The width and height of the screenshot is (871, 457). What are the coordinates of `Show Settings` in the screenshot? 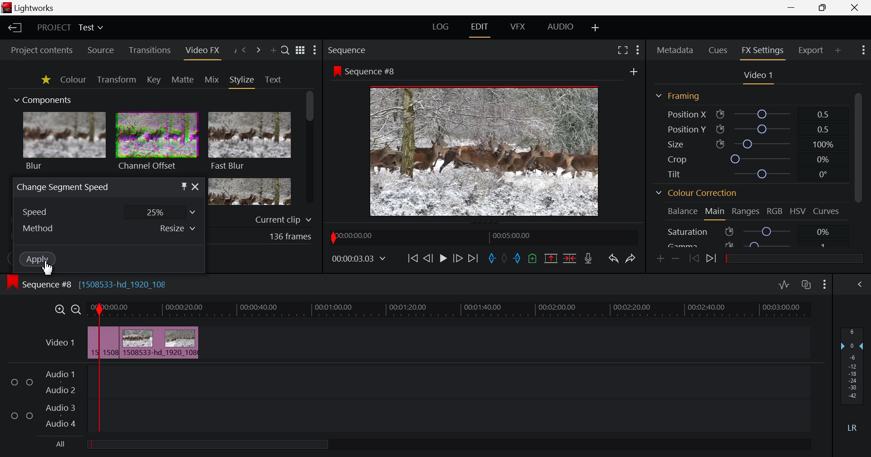 It's located at (638, 52).